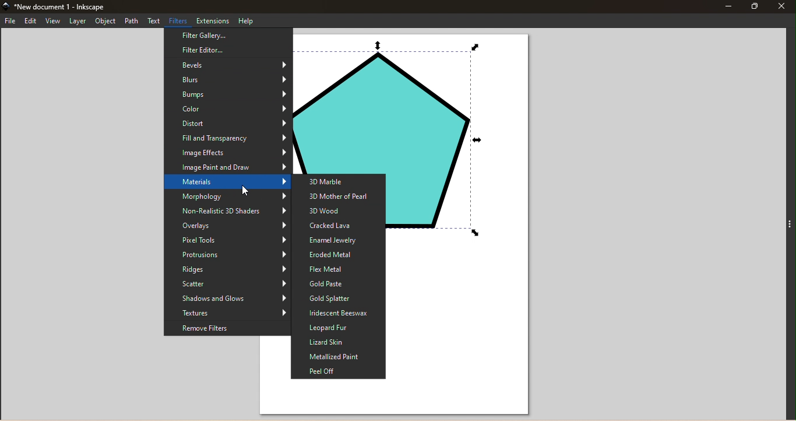  What do you see at coordinates (226, 65) in the screenshot?
I see `Bevels` at bounding box center [226, 65].